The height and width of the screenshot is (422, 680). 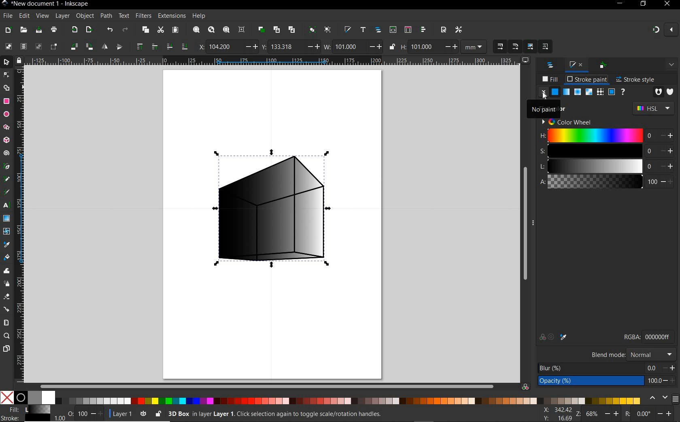 What do you see at coordinates (635, 80) in the screenshot?
I see `STROKE STYLE` at bounding box center [635, 80].